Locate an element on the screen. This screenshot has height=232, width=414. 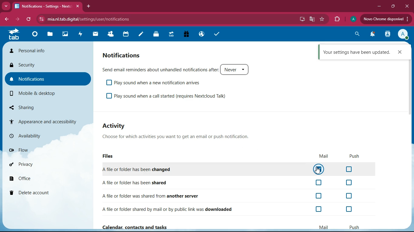
files is located at coordinates (50, 35).